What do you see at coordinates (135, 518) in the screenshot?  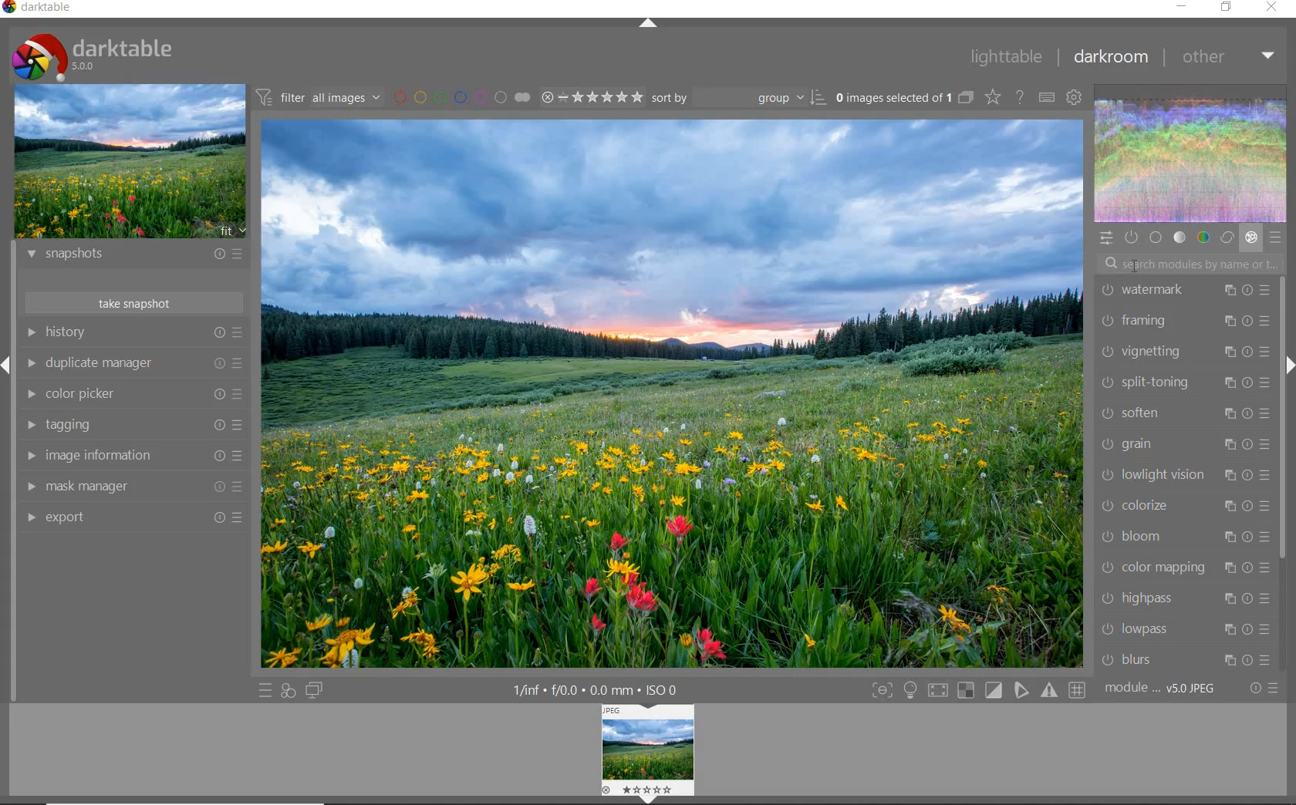 I see `export` at bounding box center [135, 518].